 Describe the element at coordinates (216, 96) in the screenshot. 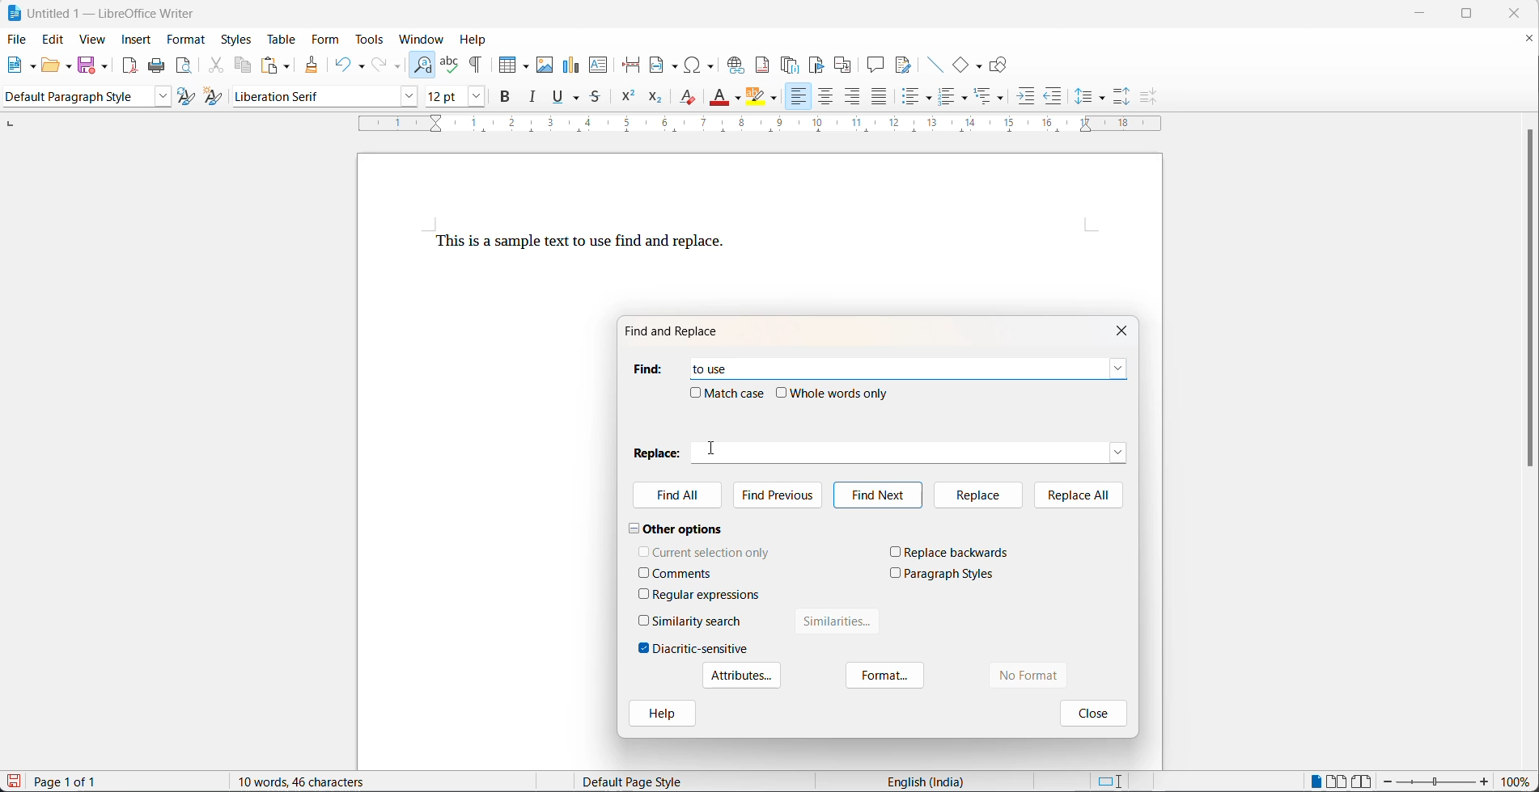

I see `create new style with selection` at that location.